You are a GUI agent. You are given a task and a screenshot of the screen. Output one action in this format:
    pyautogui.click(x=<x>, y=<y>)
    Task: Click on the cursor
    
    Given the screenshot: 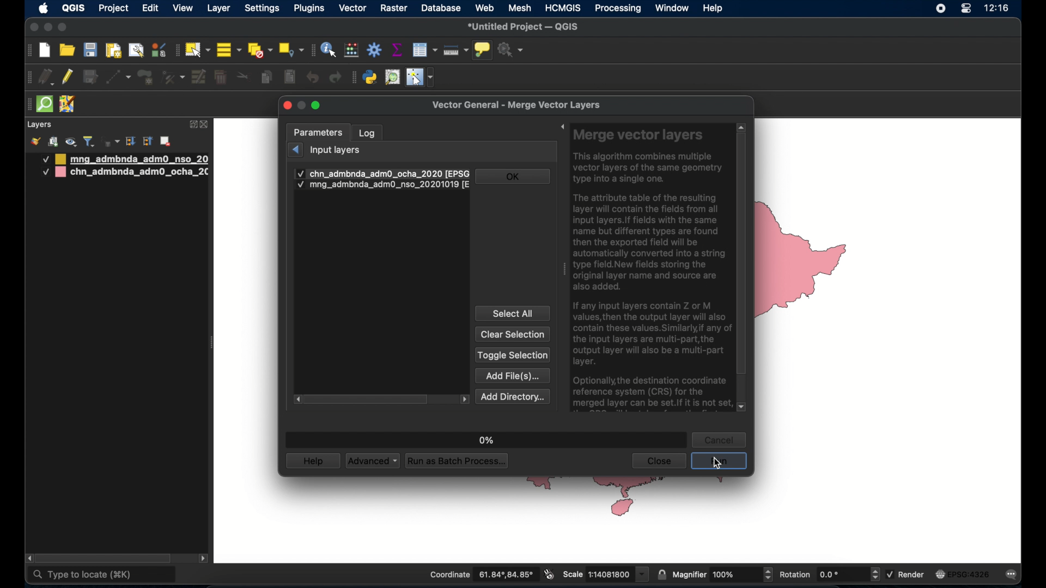 What is the action you would take?
    pyautogui.click(x=717, y=462)
    